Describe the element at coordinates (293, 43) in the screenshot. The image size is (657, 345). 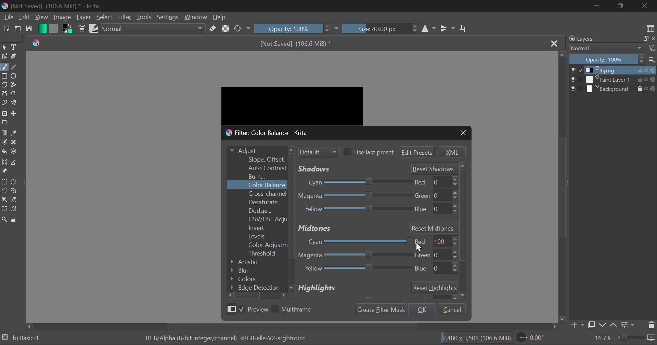
I see `[Not Saved] (106.6 MiB) *` at that location.